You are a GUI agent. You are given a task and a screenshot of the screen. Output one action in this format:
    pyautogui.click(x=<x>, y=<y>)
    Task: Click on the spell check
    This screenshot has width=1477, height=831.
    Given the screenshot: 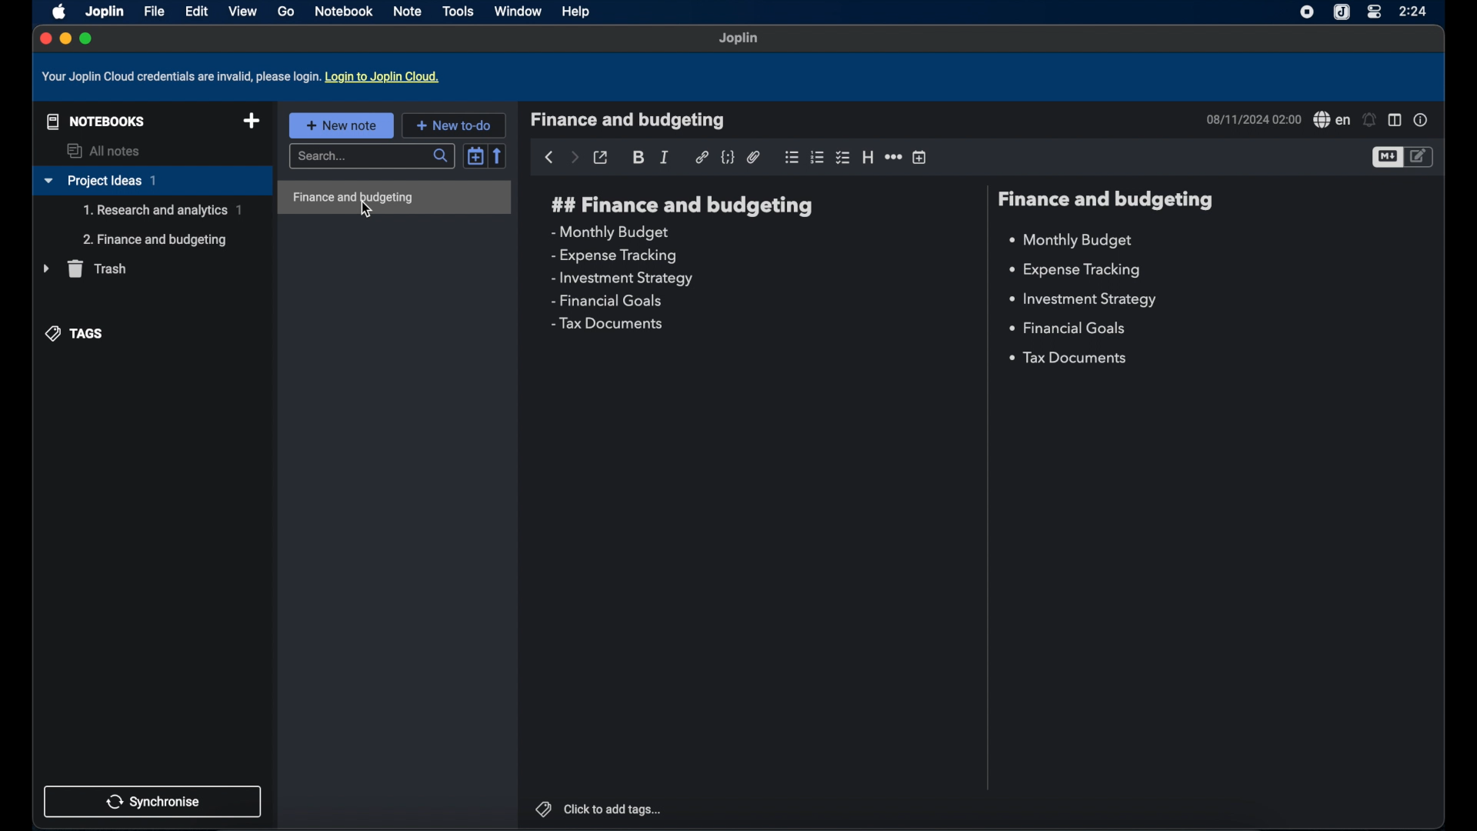 What is the action you would take?
    pyautogui.click(x=1331, y=120)
    